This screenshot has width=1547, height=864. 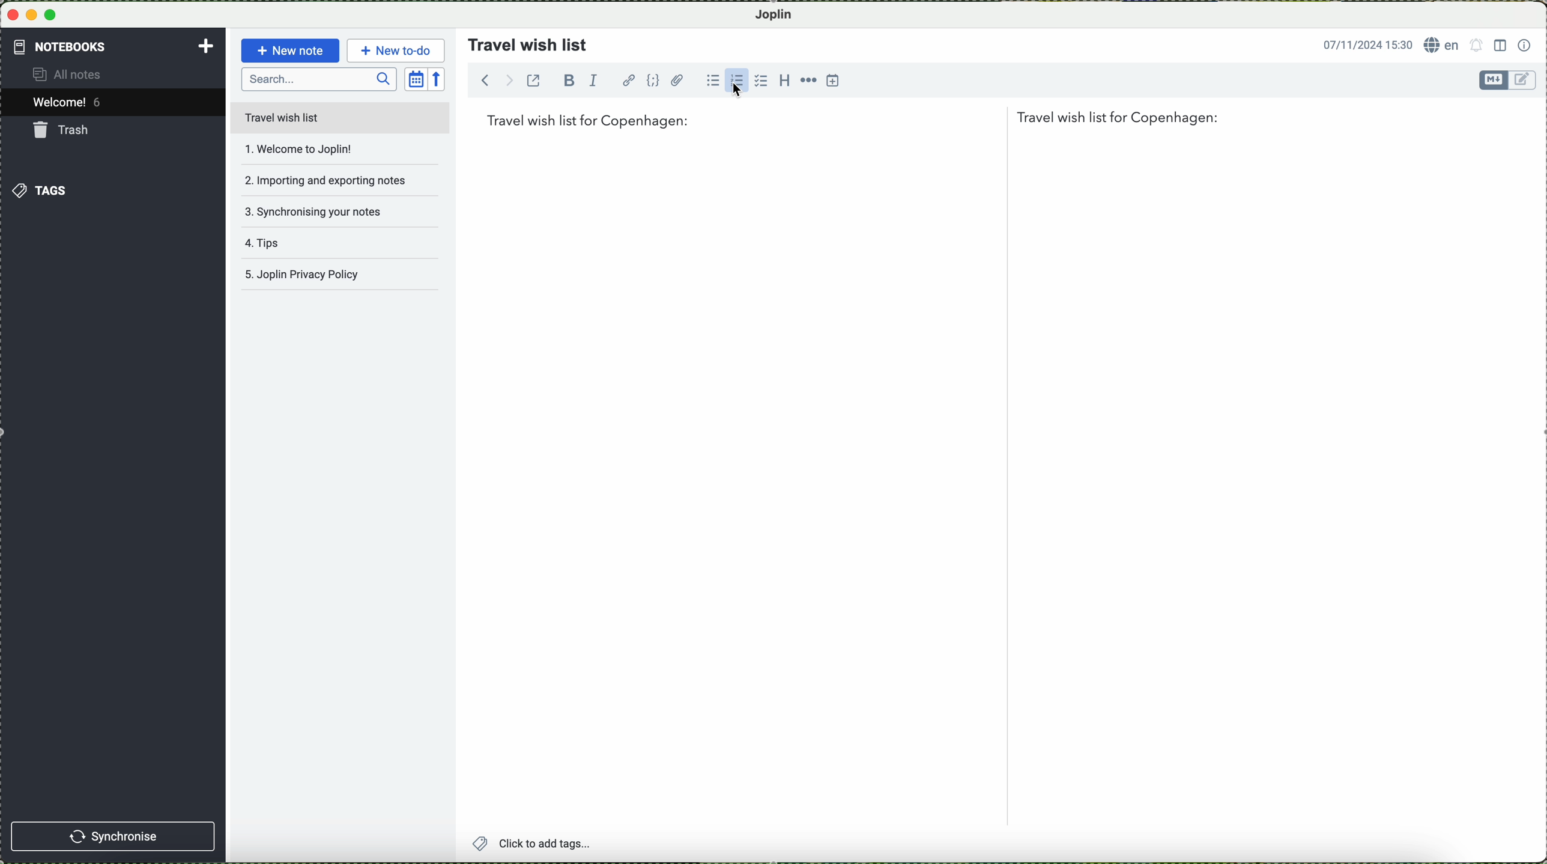 I want to click on minimize, so click(x=32, y=14).